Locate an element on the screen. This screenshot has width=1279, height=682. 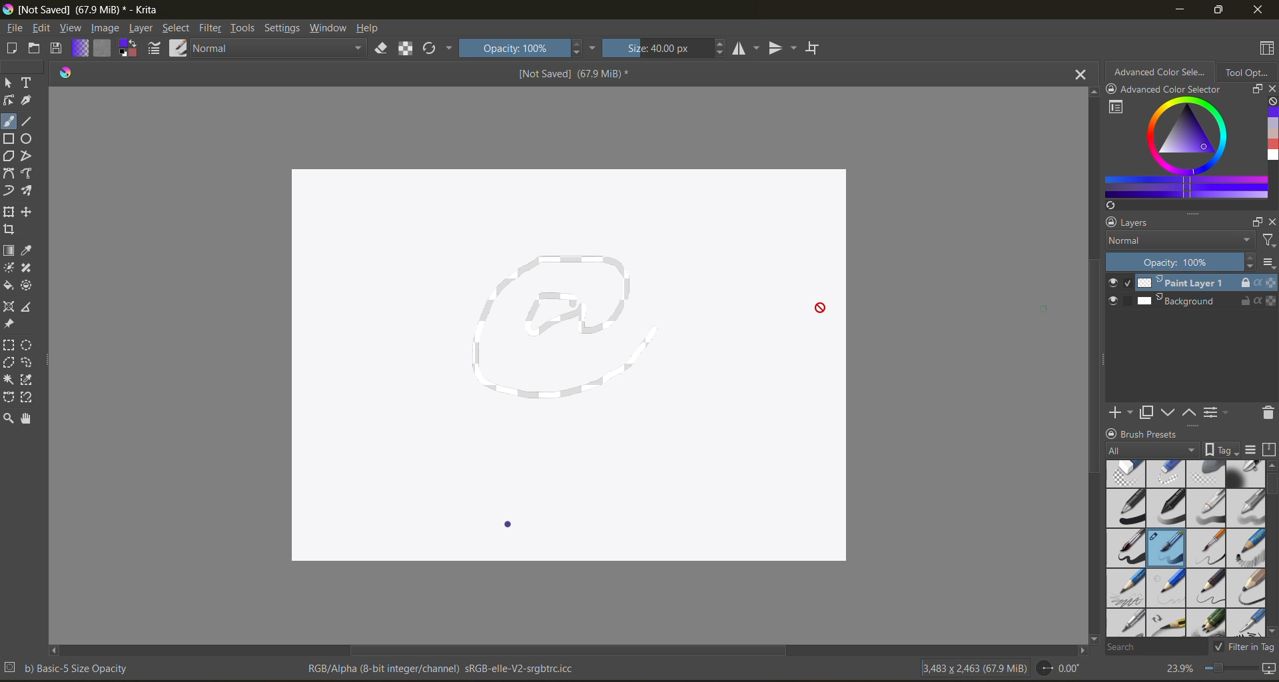
scroll down is located at coordinates (1271, 631).